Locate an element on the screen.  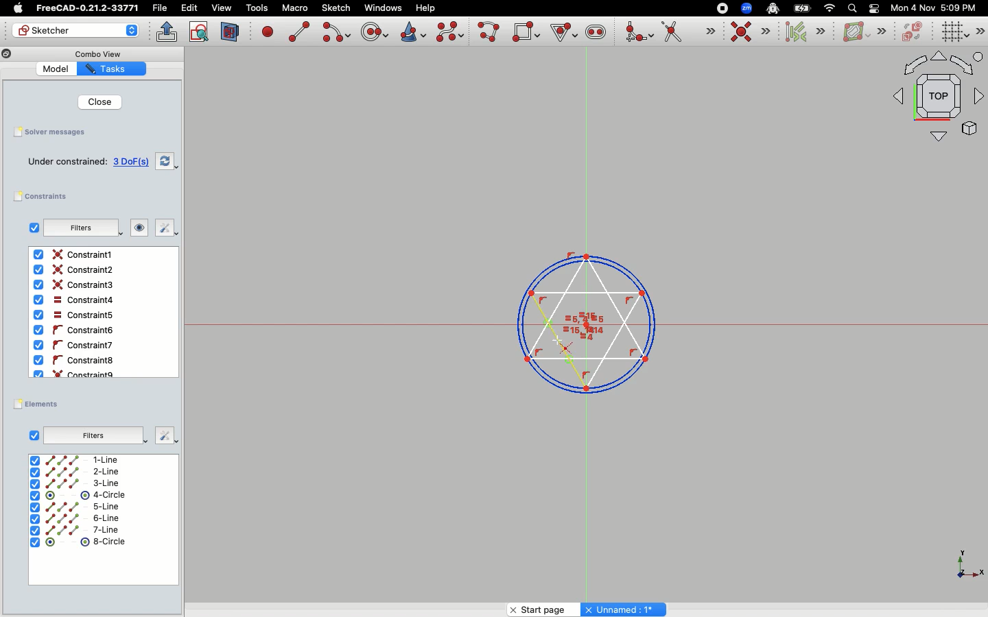
Contraint3 is located at coordinates (76, 285).